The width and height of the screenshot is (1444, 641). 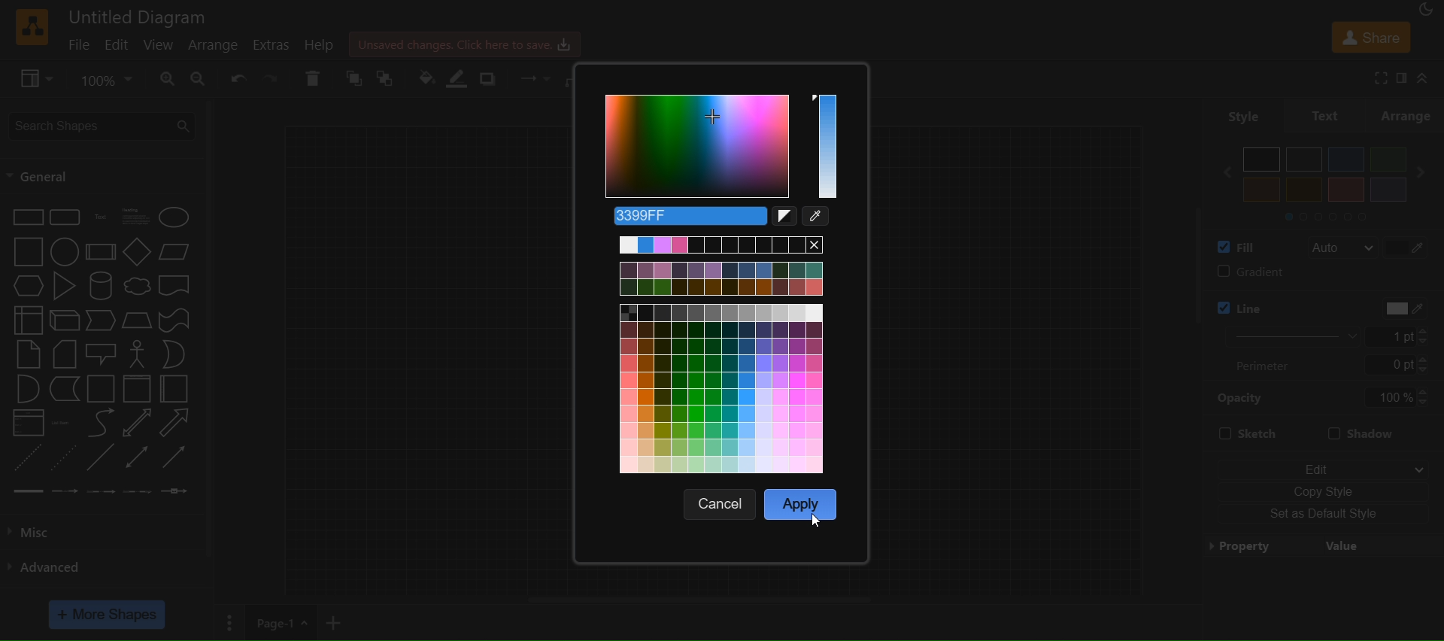 What do you see at coordinates (26, 319) in the screenshot?
I see `internal storage` at bounding box center [26, 319].